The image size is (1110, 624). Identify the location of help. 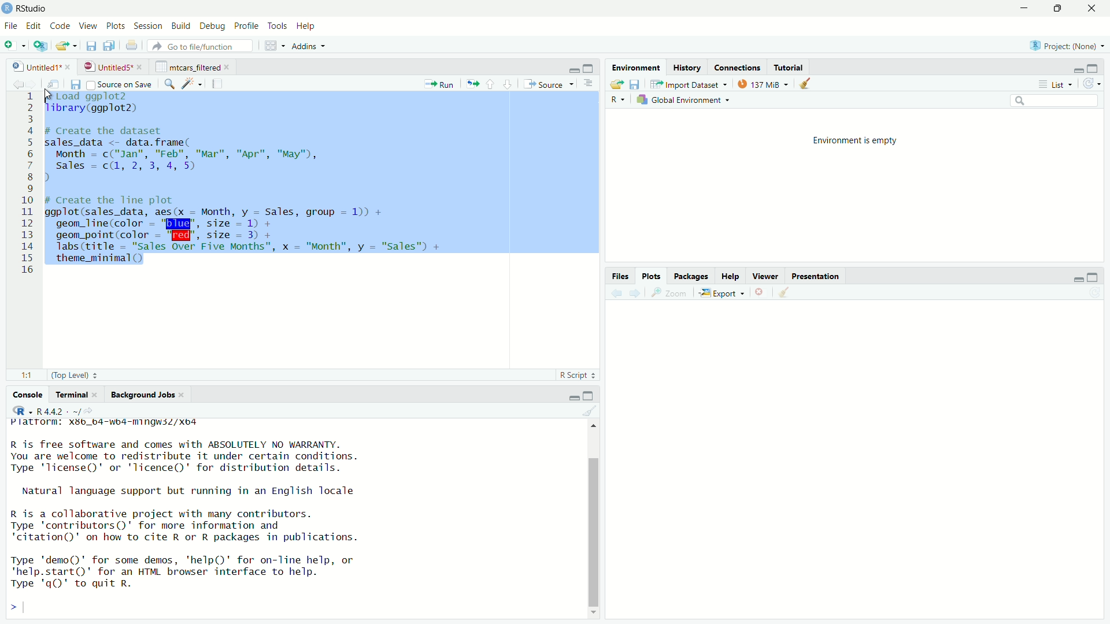
(308, 27).